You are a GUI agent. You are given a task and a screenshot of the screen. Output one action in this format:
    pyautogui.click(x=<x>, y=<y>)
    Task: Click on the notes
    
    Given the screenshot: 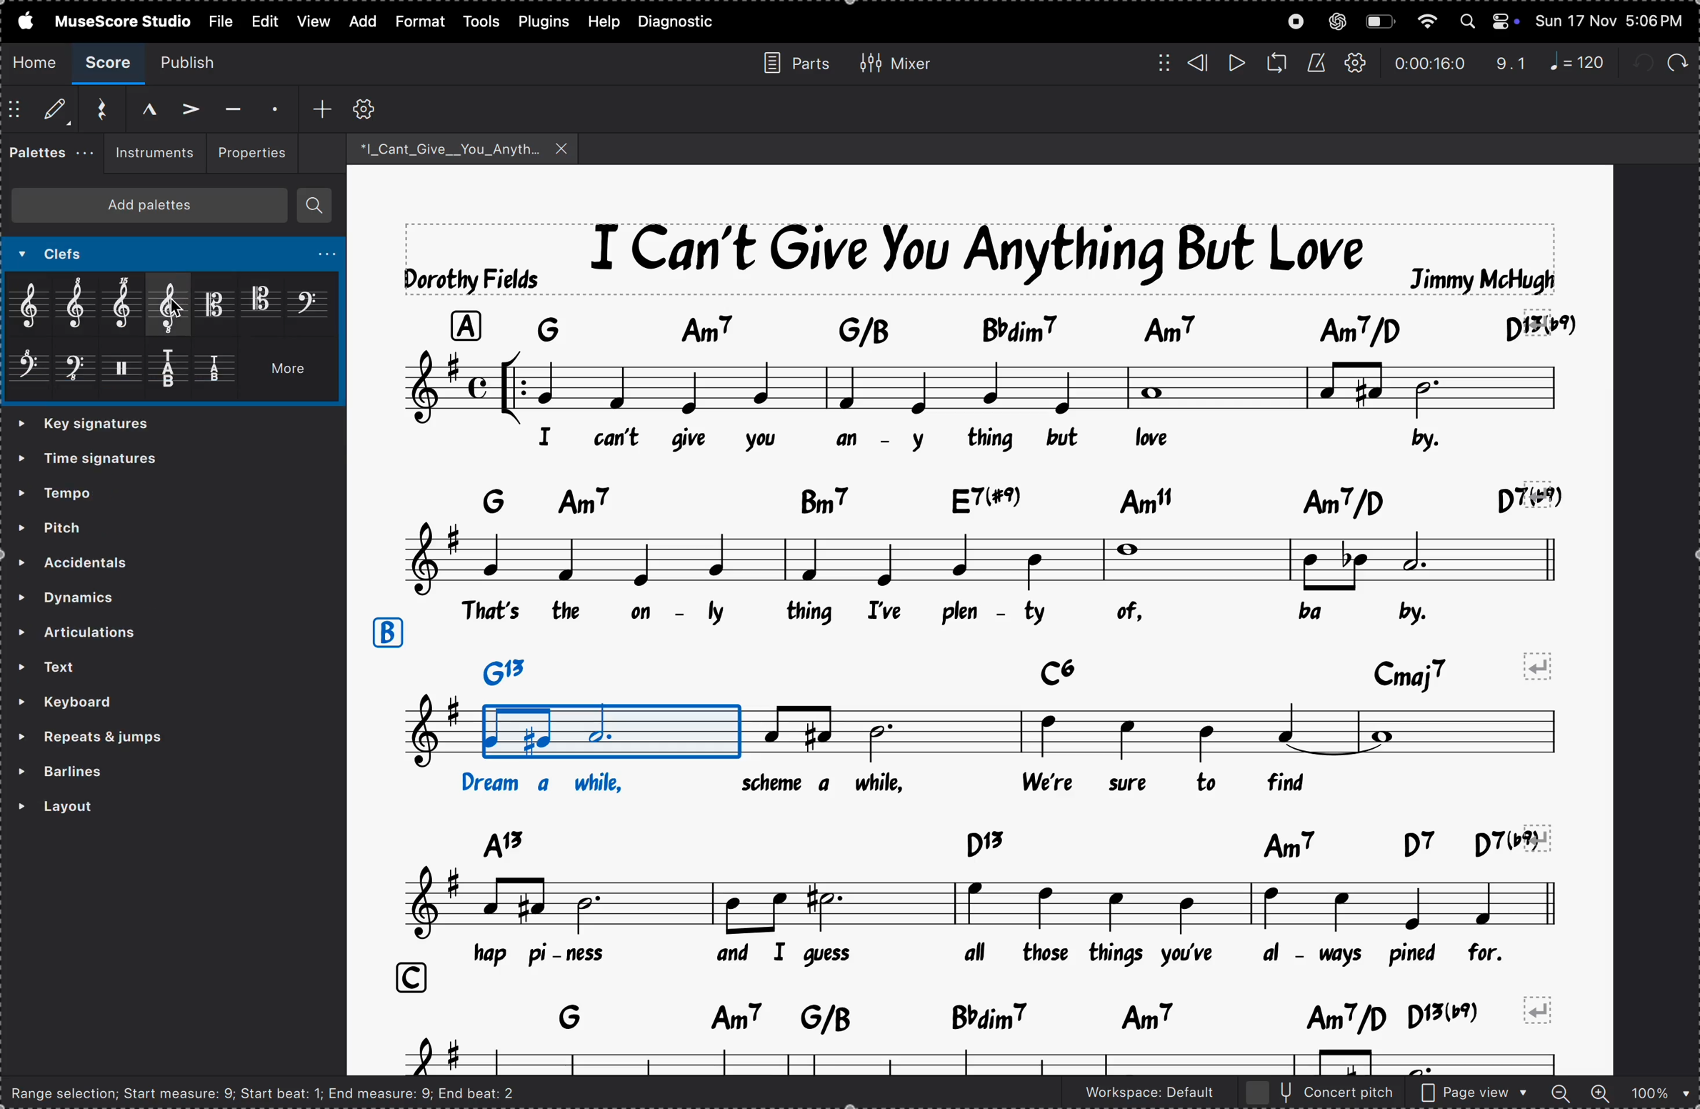 What is the action you would take?
    pyautogui.click(x=984, y=557)
    